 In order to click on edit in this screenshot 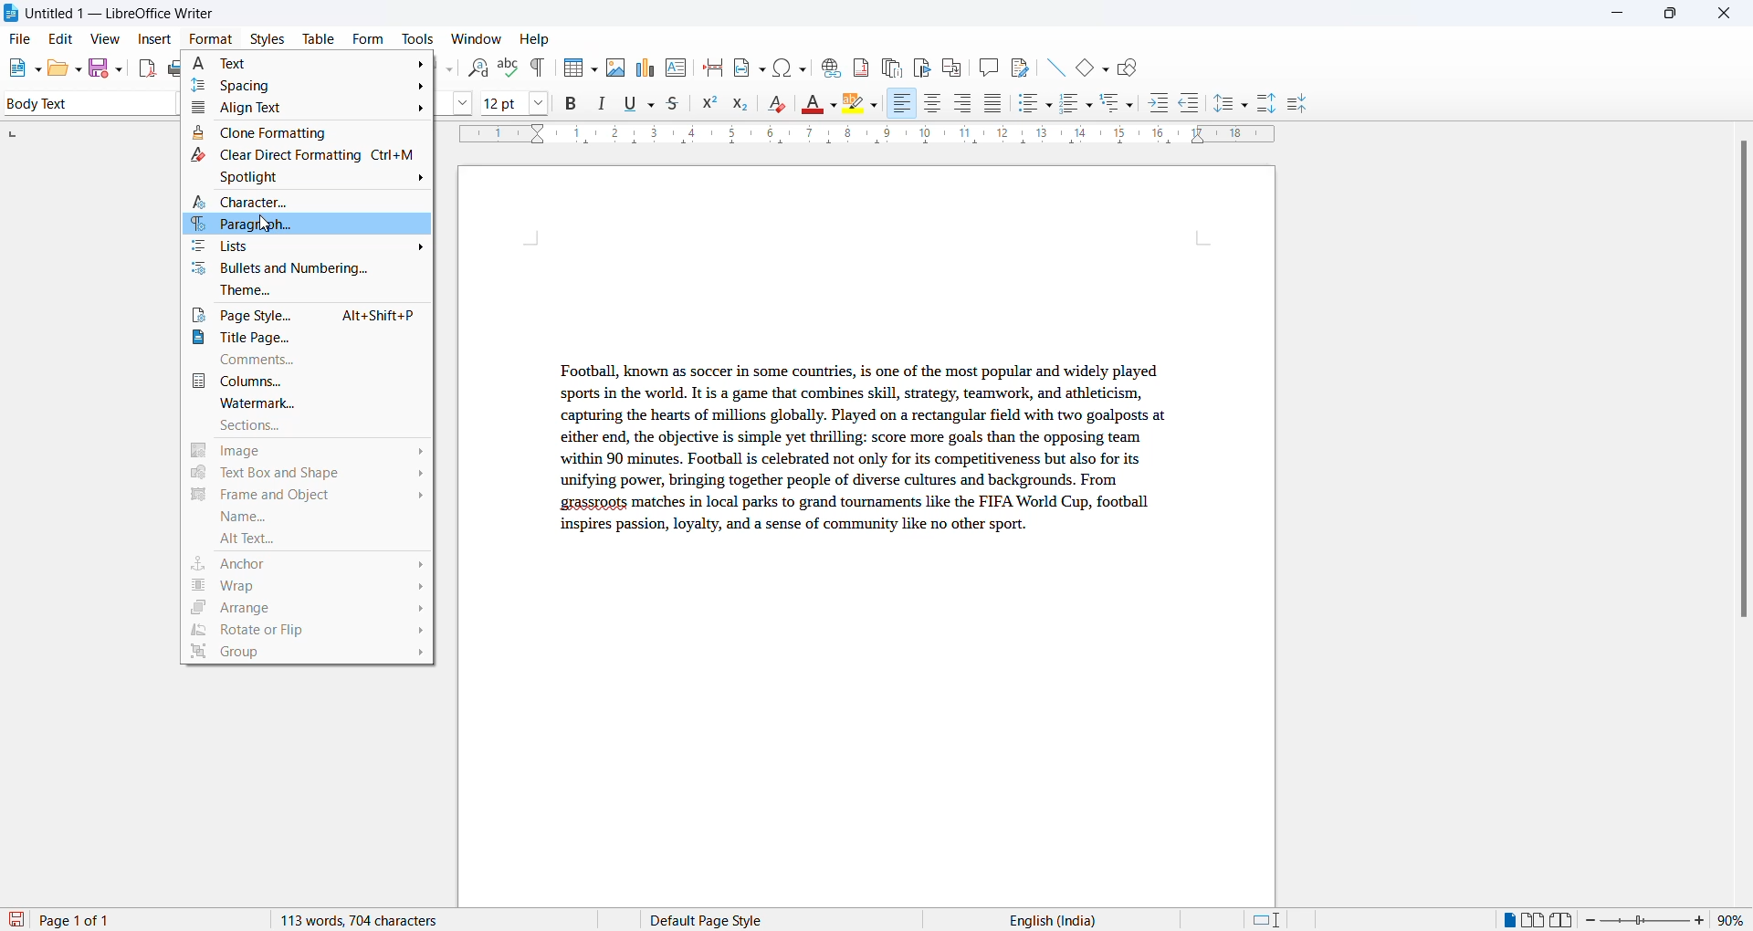, I will do `click(62, 39)`.